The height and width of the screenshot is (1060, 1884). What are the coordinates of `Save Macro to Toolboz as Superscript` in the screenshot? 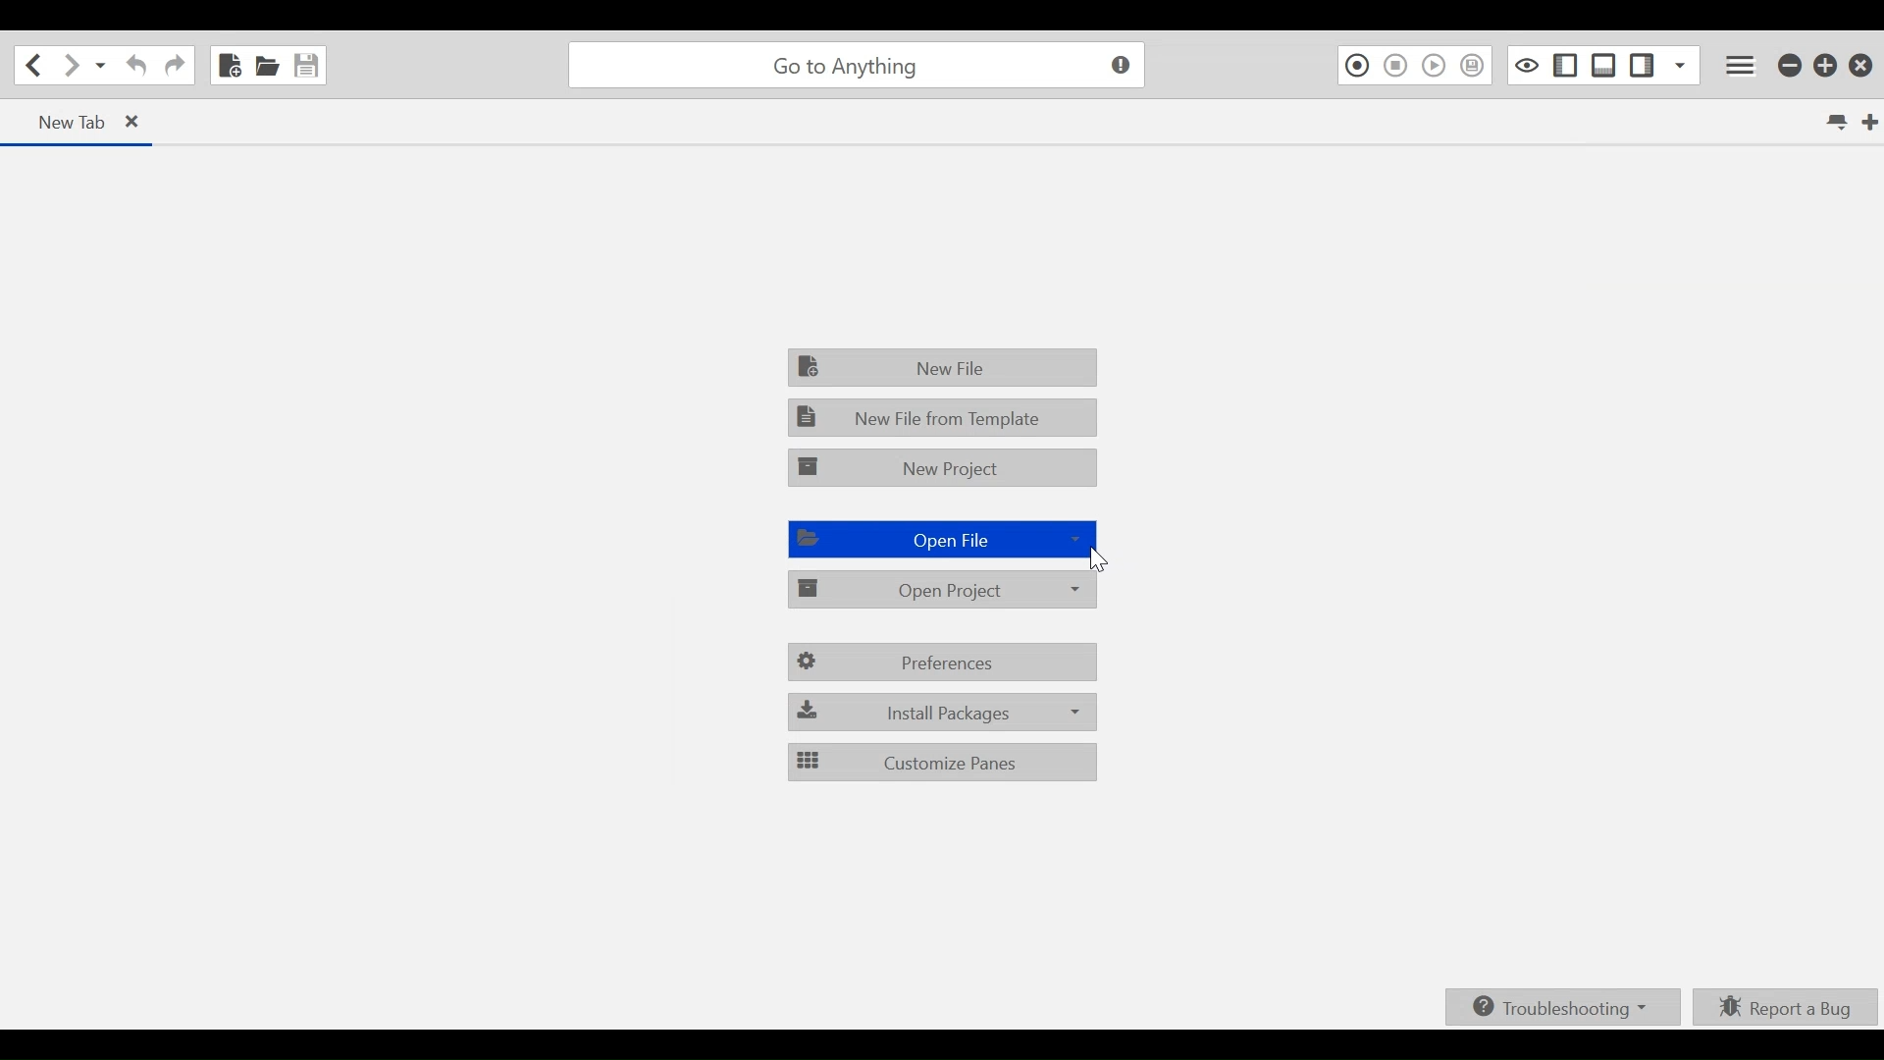 It's located at (1476, 65).